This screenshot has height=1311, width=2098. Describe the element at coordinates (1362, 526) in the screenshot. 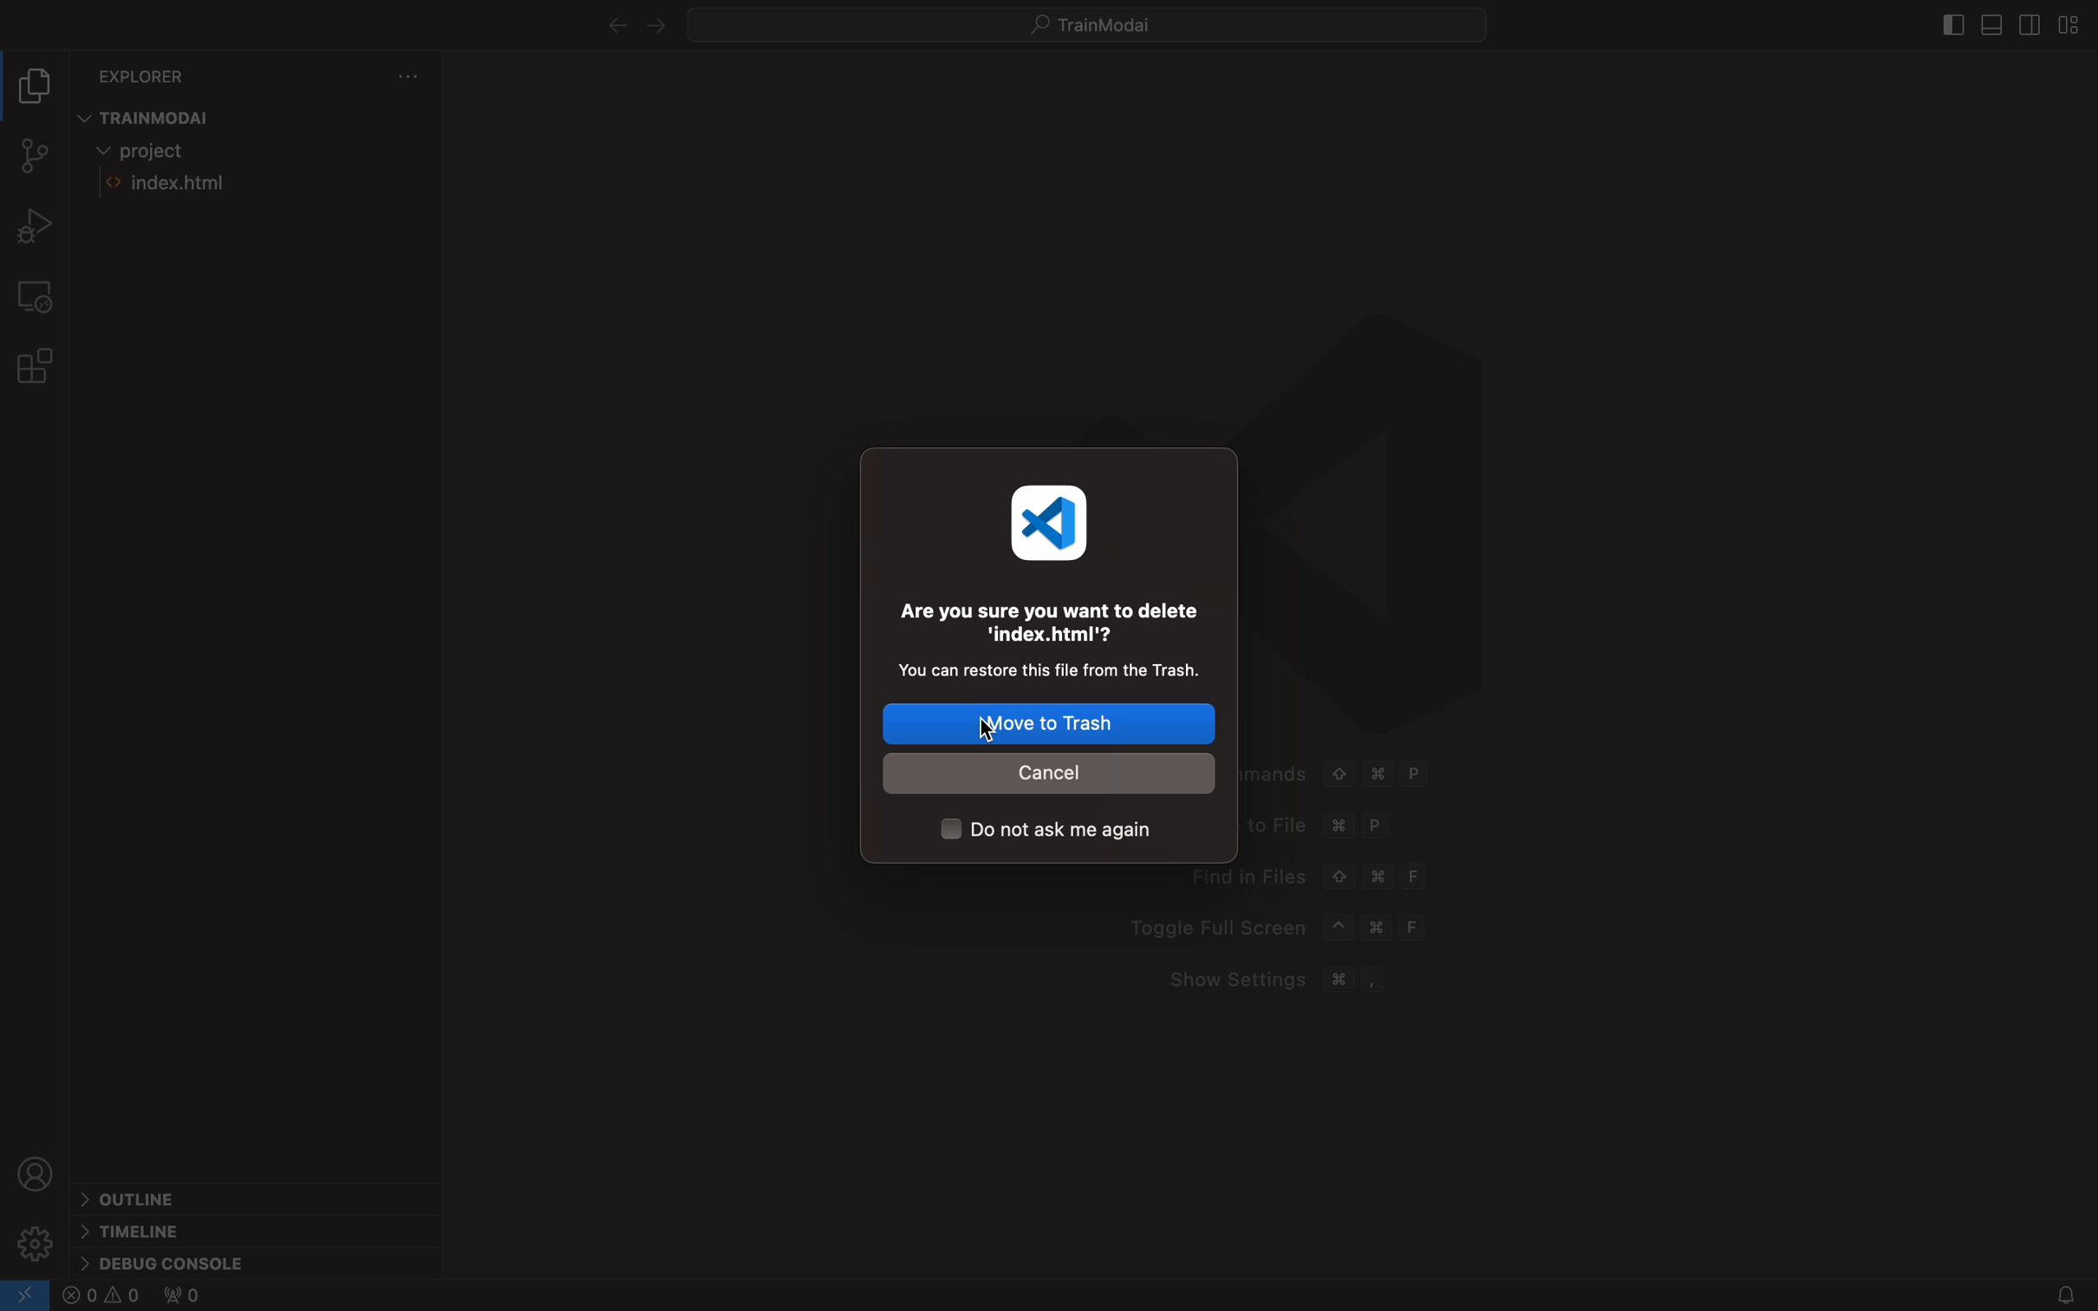

I see `Icon` at that location.